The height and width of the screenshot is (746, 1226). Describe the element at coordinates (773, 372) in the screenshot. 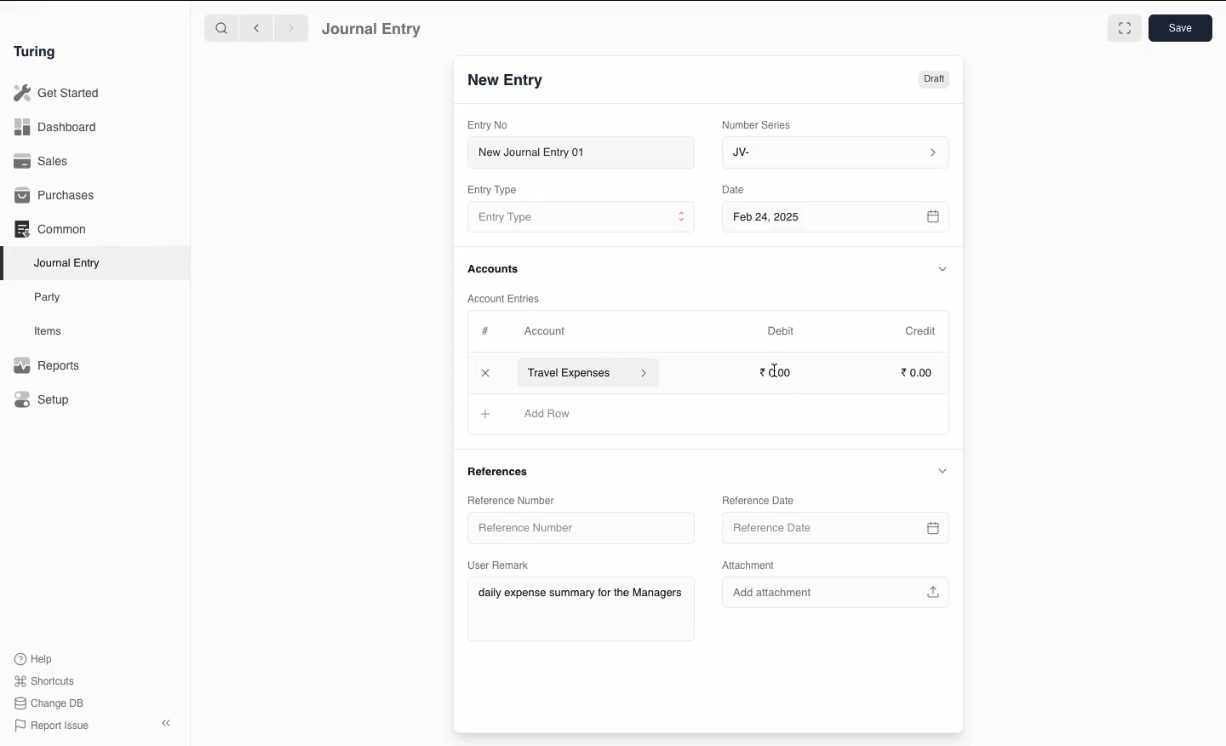

I see `cursor` at that location.